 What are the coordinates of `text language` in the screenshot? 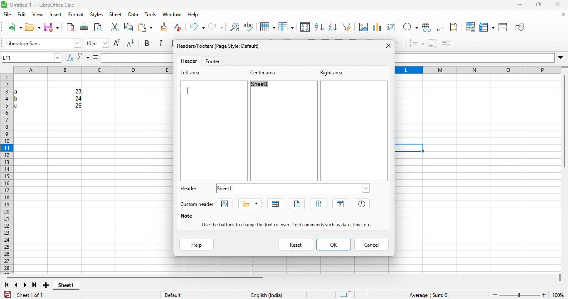 It's located at (271, 294).